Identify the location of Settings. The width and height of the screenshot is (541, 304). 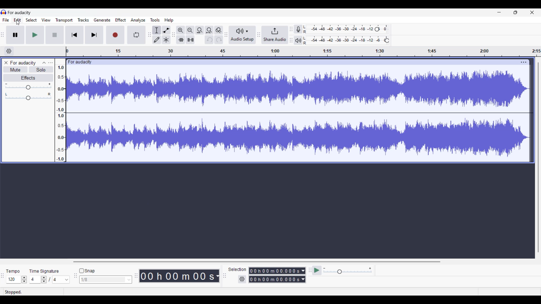
(242, 279).